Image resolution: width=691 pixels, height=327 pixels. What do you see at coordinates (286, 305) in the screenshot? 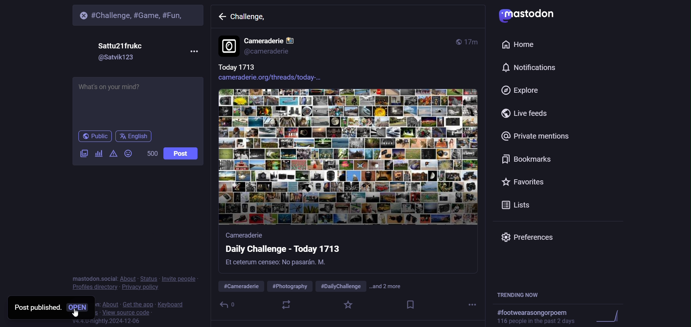
I see `boost` at bounding box center [286, 305].